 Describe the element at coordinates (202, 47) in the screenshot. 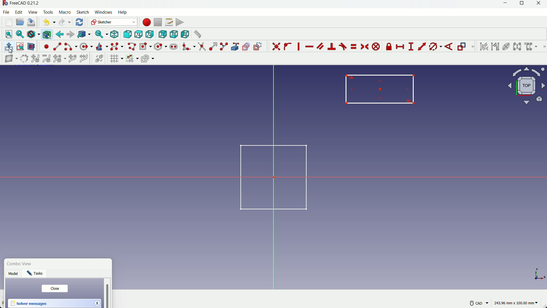

I see `trim edges` at that location.